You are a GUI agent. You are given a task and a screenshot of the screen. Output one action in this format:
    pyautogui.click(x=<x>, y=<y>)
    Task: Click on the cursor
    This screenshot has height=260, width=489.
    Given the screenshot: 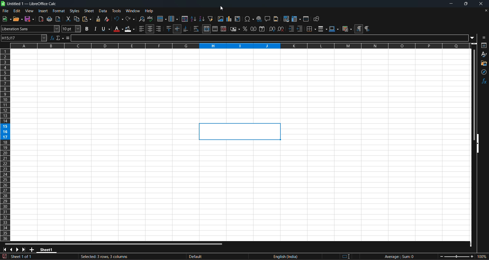 What is the action you would take?
    pyautogui.click(x=223, y=8)
    